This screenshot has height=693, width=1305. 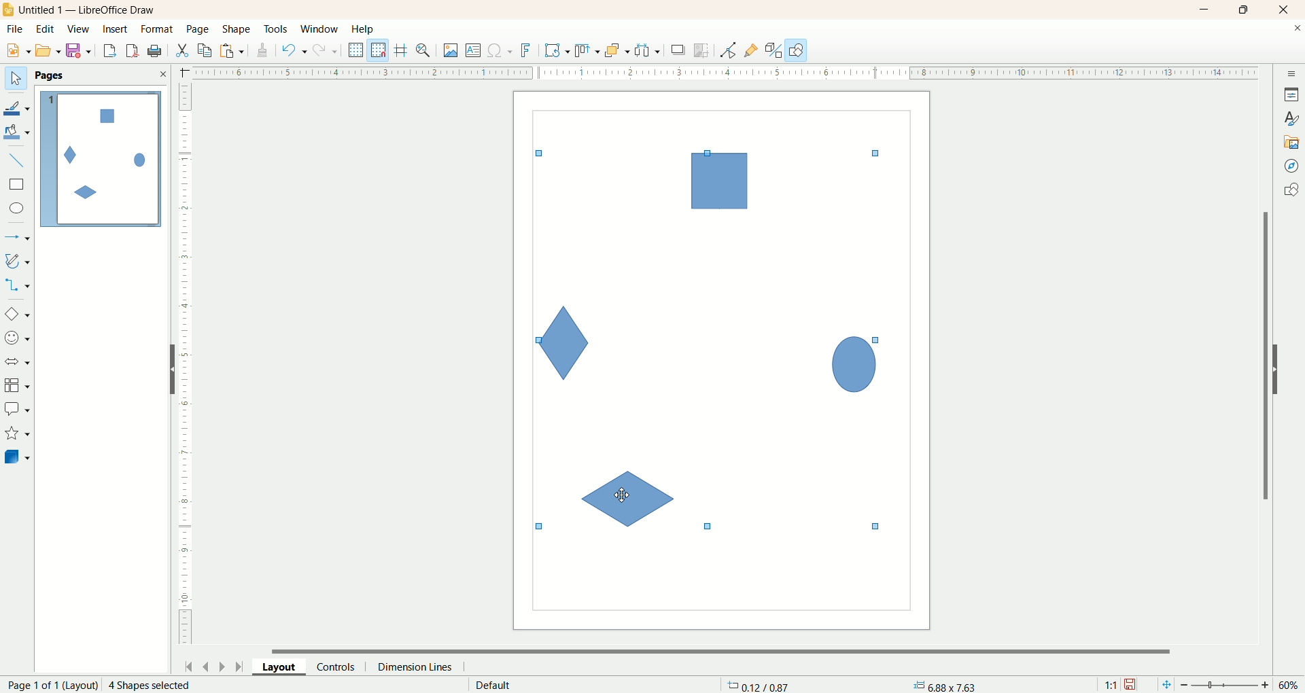 I want to click on control, so click(x=342, y=667).